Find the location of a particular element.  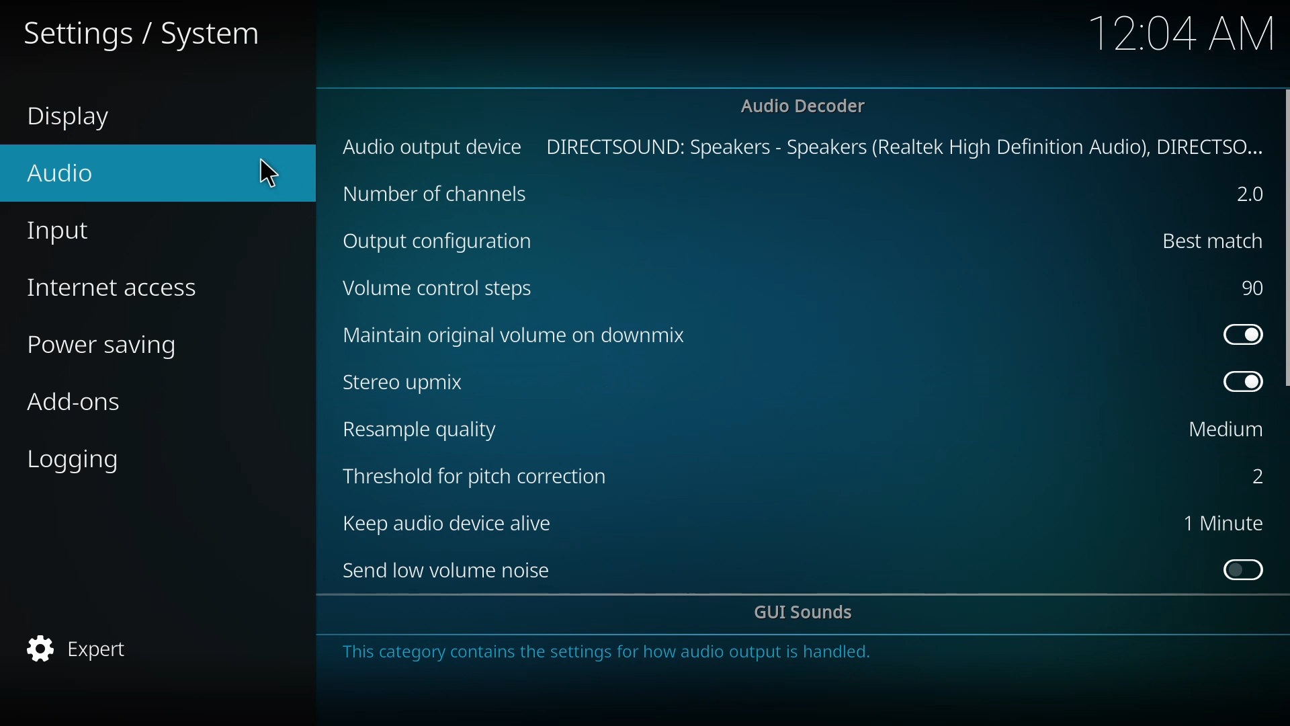

time is located at coordinates (1181, 32).